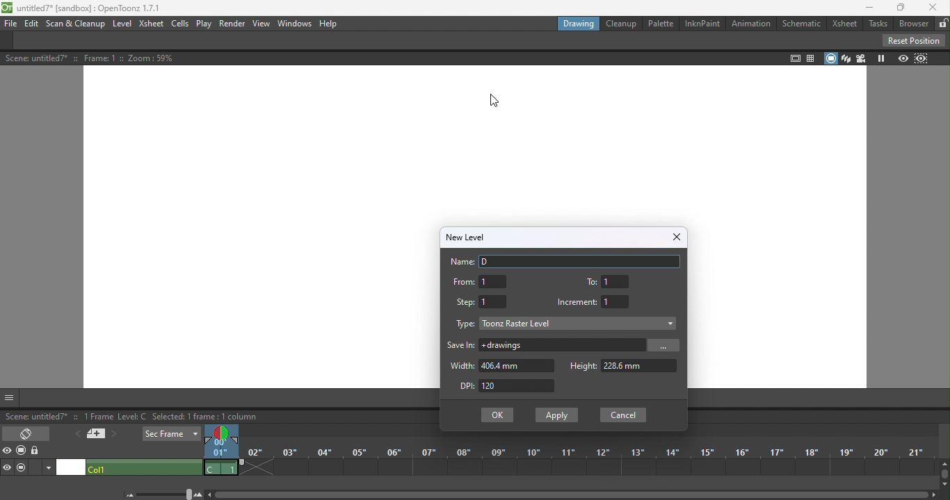 This screenshot has width=950, height=500. I want to click on Previous memo, so click(76, 434).